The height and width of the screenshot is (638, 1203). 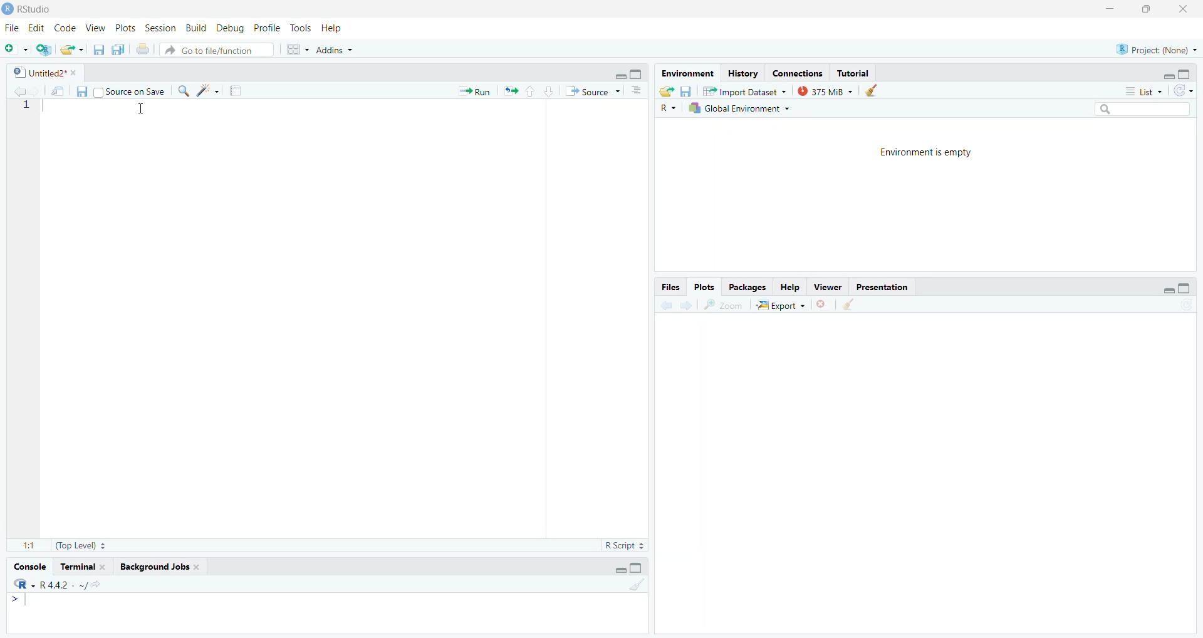 I want to click on Environment is empty, so click(x=928, y=155).